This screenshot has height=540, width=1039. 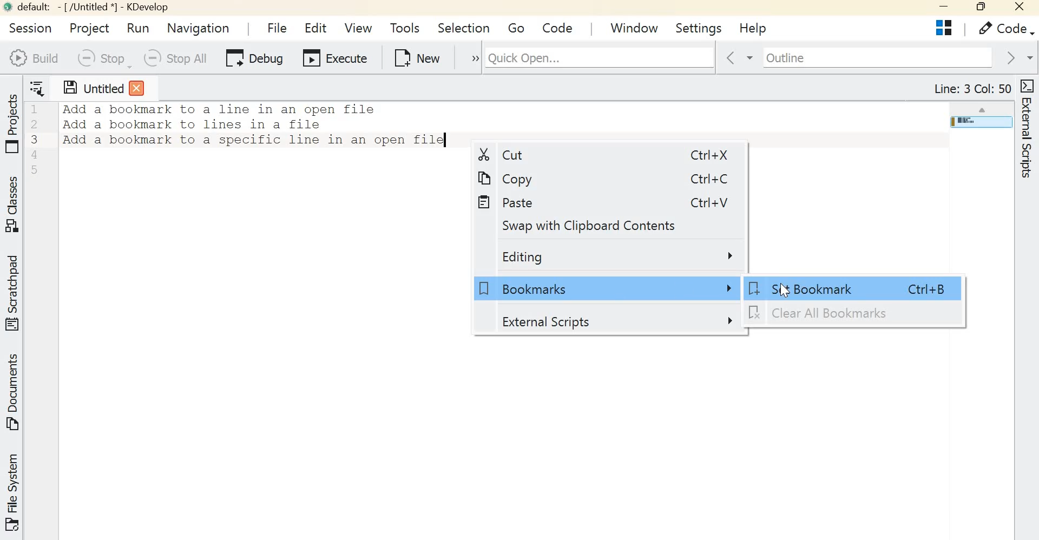 I want to click on session, so click(x=30, y=28).